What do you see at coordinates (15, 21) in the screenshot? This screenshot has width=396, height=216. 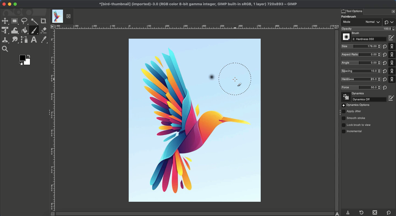 I see `Rectangular selector` at bounding box center [15, 21].